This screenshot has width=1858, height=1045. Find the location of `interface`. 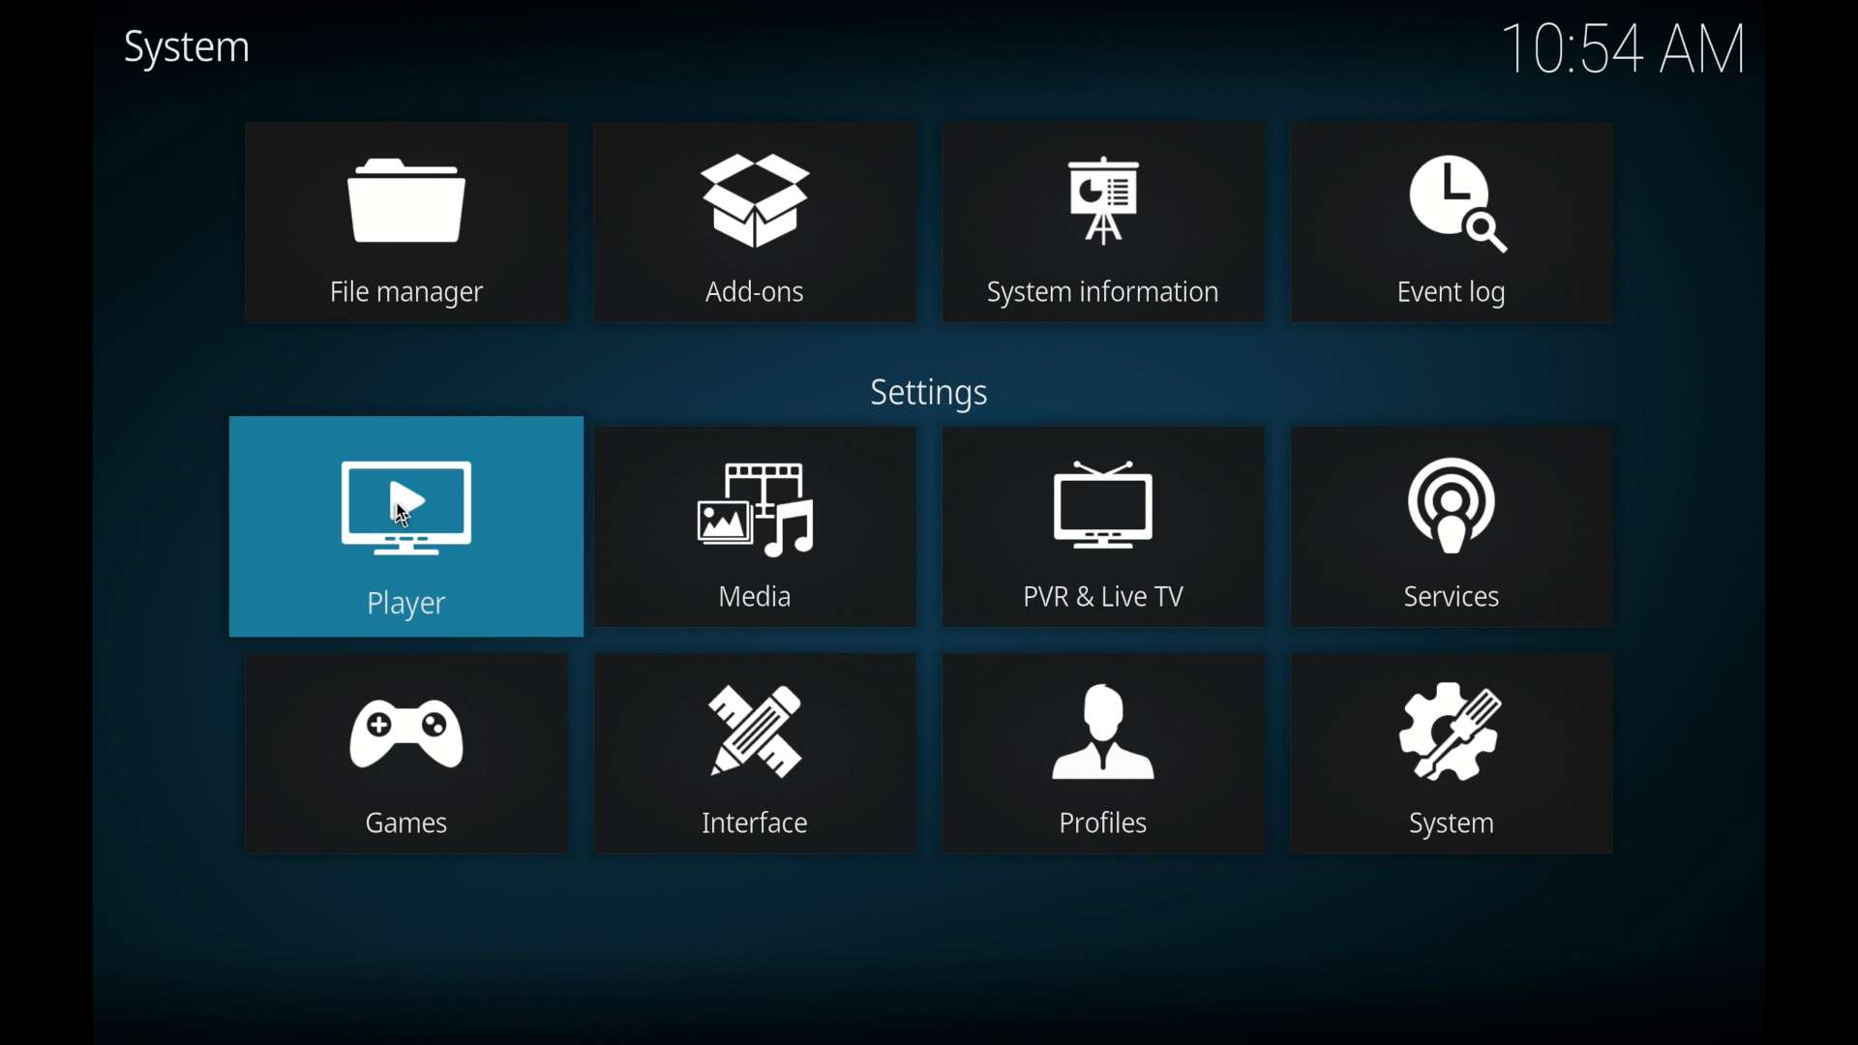

interface is located at coordinates (755, 754).